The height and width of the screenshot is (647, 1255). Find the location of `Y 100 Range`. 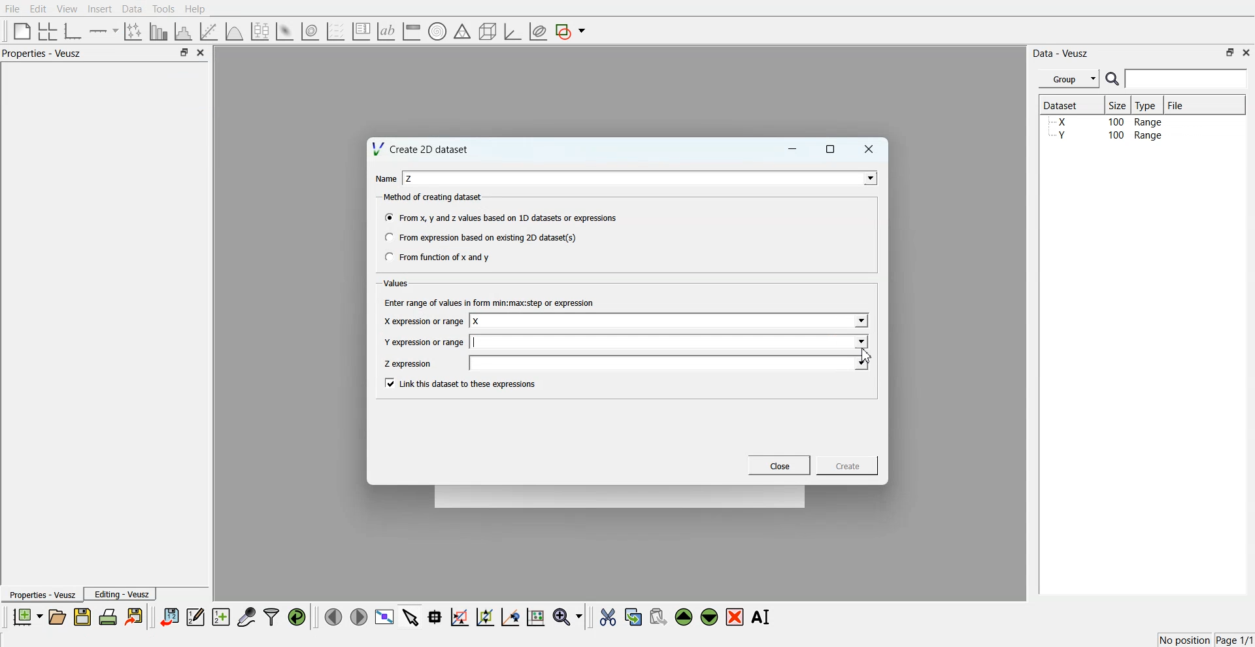

Y 100 Range is located at coordinates (1107, 135).